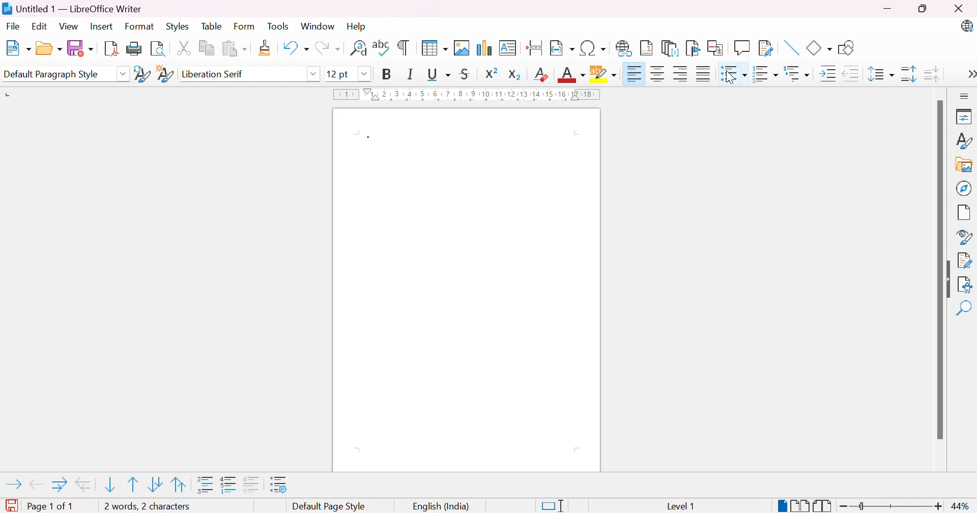 The height and width of the screenshot is (513, 977). Describe the element at coordinates (509, 48) in the screenshot. I see `Insert text box` at that location.